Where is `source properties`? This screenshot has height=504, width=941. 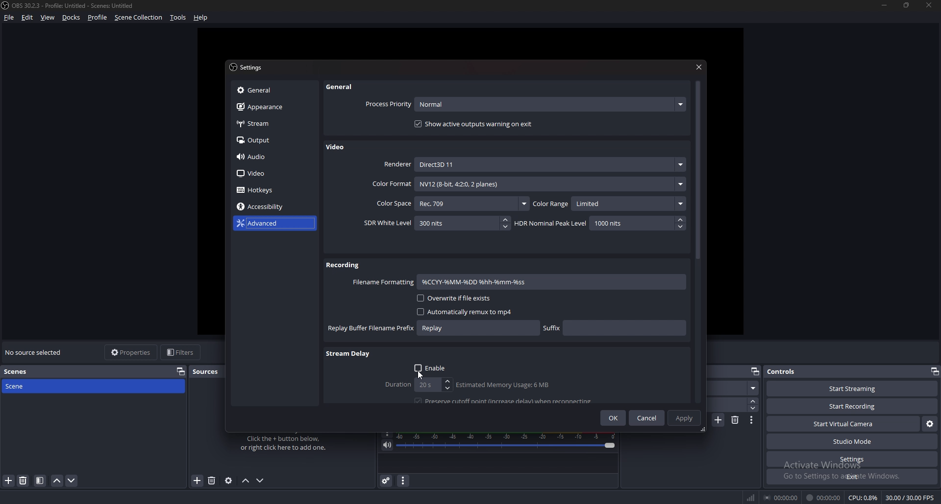 source properties is located at coordinates (228, 481).